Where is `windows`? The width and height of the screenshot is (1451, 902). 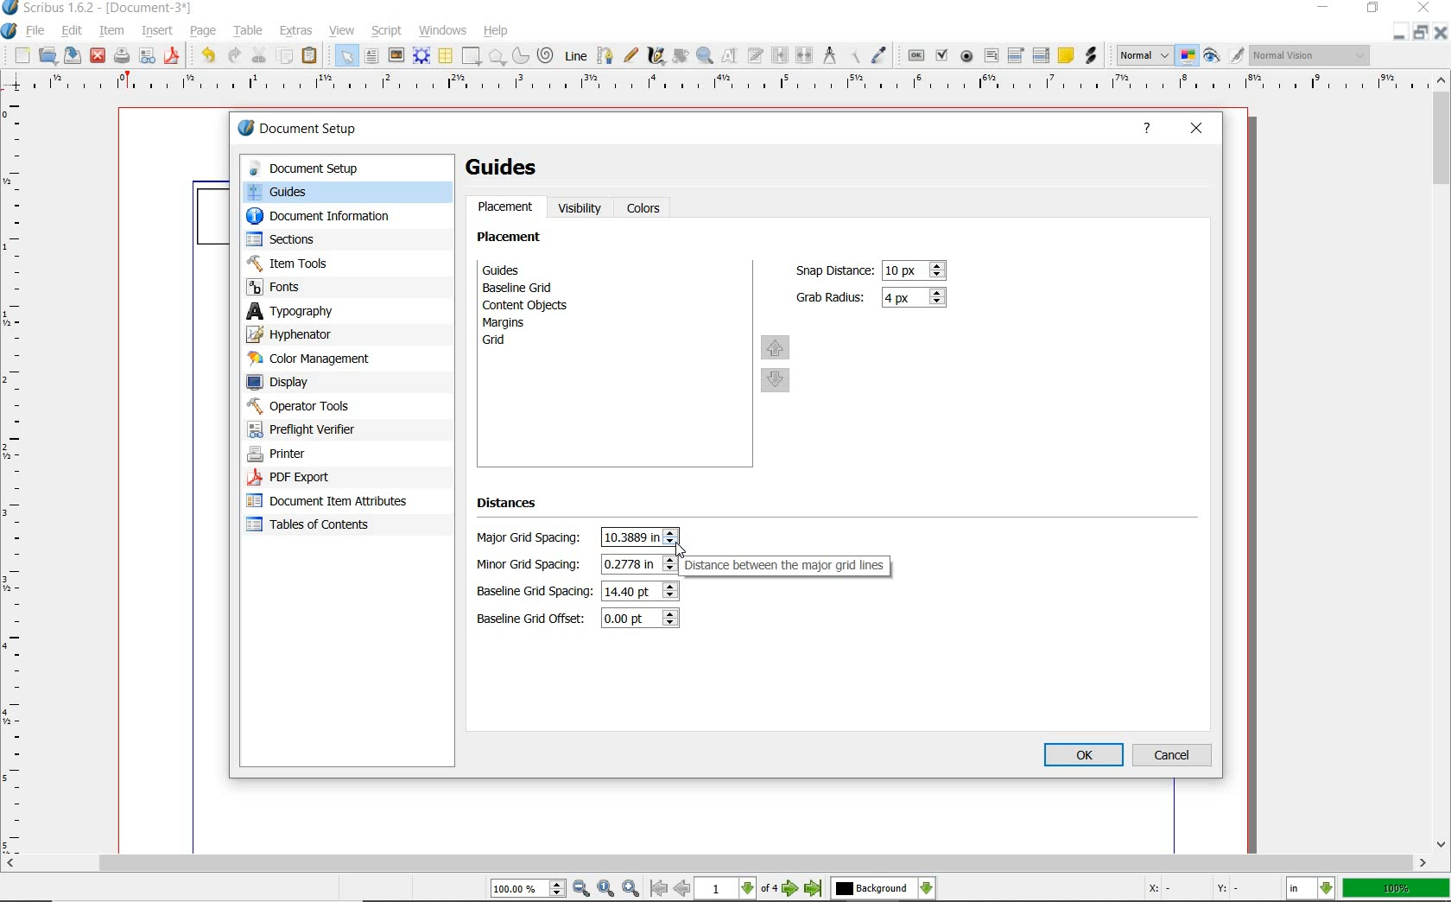
windows is located at coordinates (443, 29).